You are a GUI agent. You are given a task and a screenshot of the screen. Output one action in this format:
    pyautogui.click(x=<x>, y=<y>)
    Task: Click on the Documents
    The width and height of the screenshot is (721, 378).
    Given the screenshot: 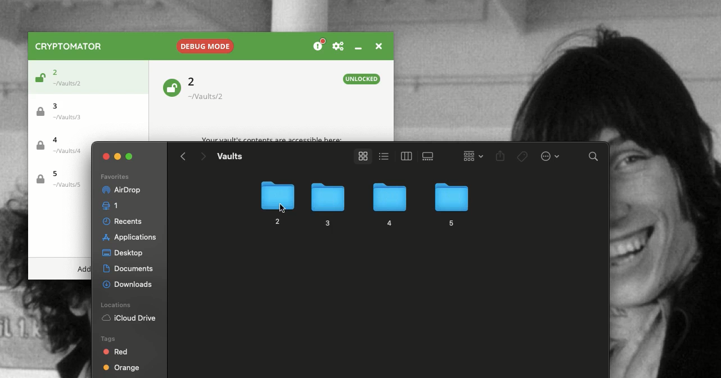 What is the action you would take?
    pyautogui.click(x=130, y=269)
    